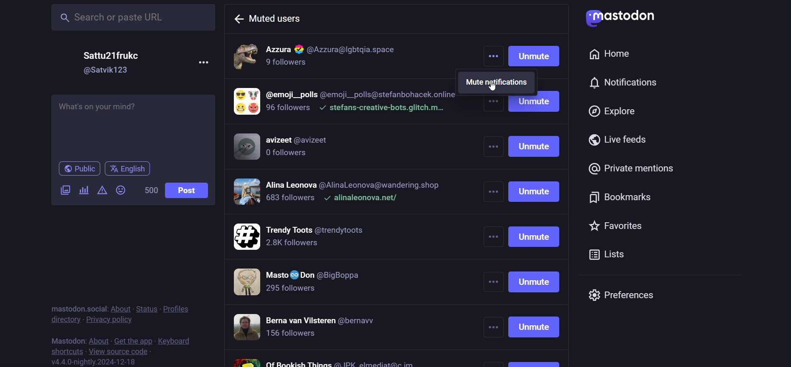  I want to click on muter users 4, so click(343, 192).